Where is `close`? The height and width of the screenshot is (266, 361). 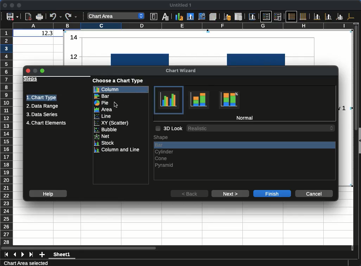
close is located at coordinates (5, 5).